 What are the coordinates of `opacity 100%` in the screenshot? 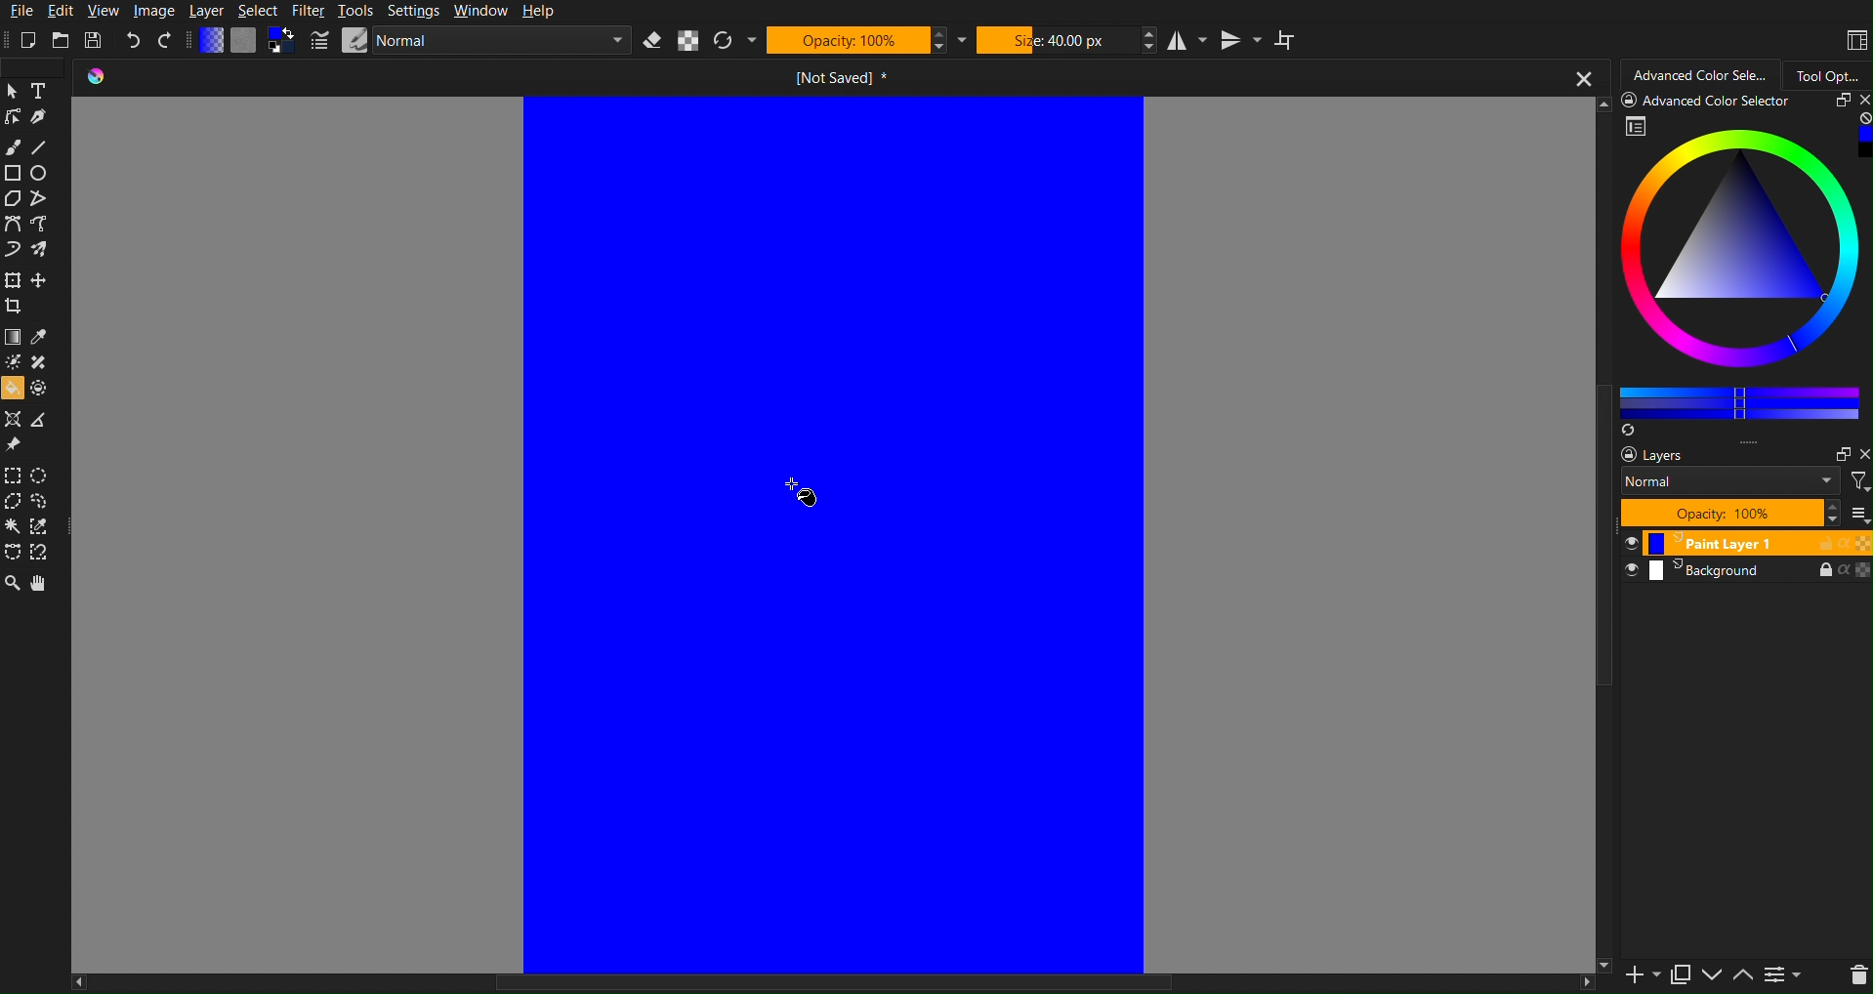 It's located at (1739, 514).